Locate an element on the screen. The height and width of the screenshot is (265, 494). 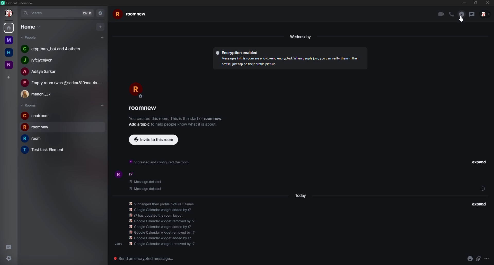
room is located at coordinates (37, 127).